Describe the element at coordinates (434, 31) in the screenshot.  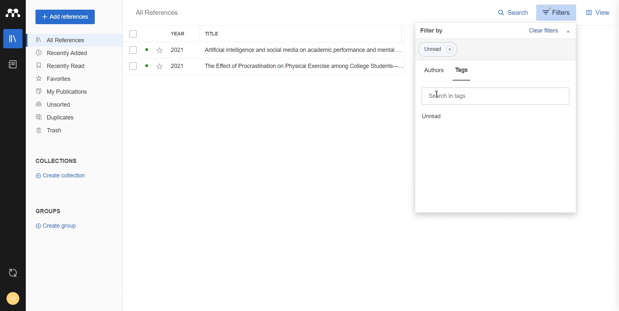
I see `Filter by` at that location.